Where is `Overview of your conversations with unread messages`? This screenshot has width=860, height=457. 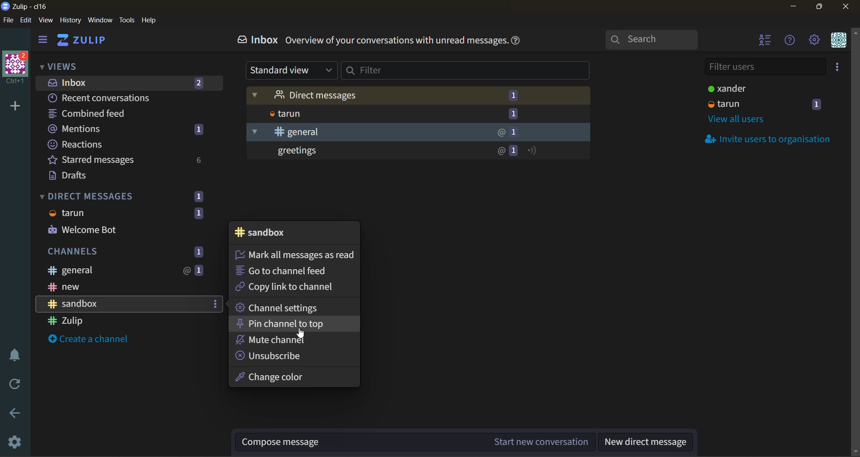 Overview of your conversations with unread messages is located at coordinates (396, 42).